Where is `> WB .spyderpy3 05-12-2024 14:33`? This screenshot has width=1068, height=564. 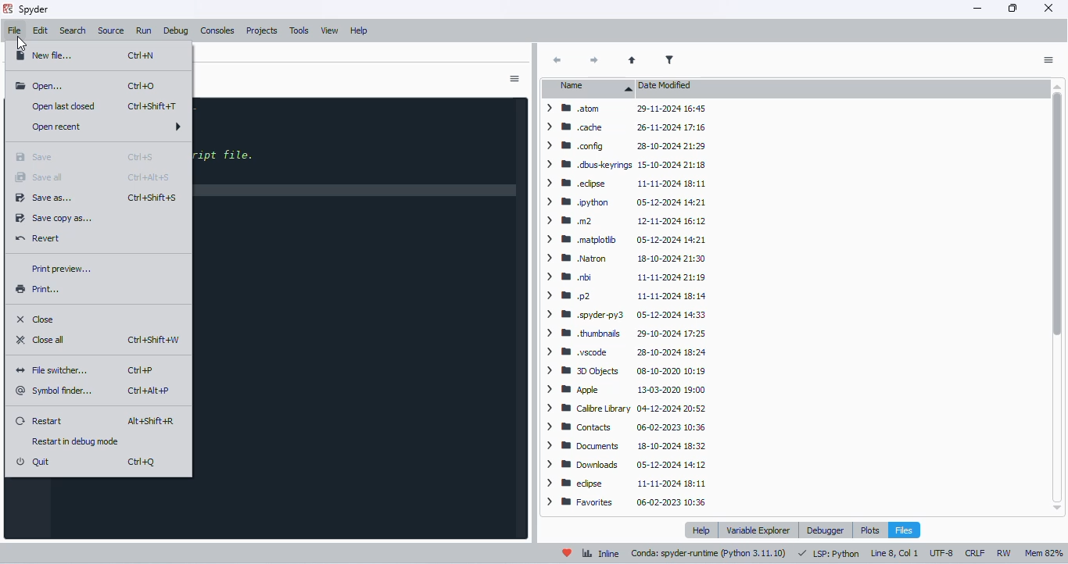 > WB .spyderpy3 05-12-2024 14:33 is located at coordinates (624, 316).